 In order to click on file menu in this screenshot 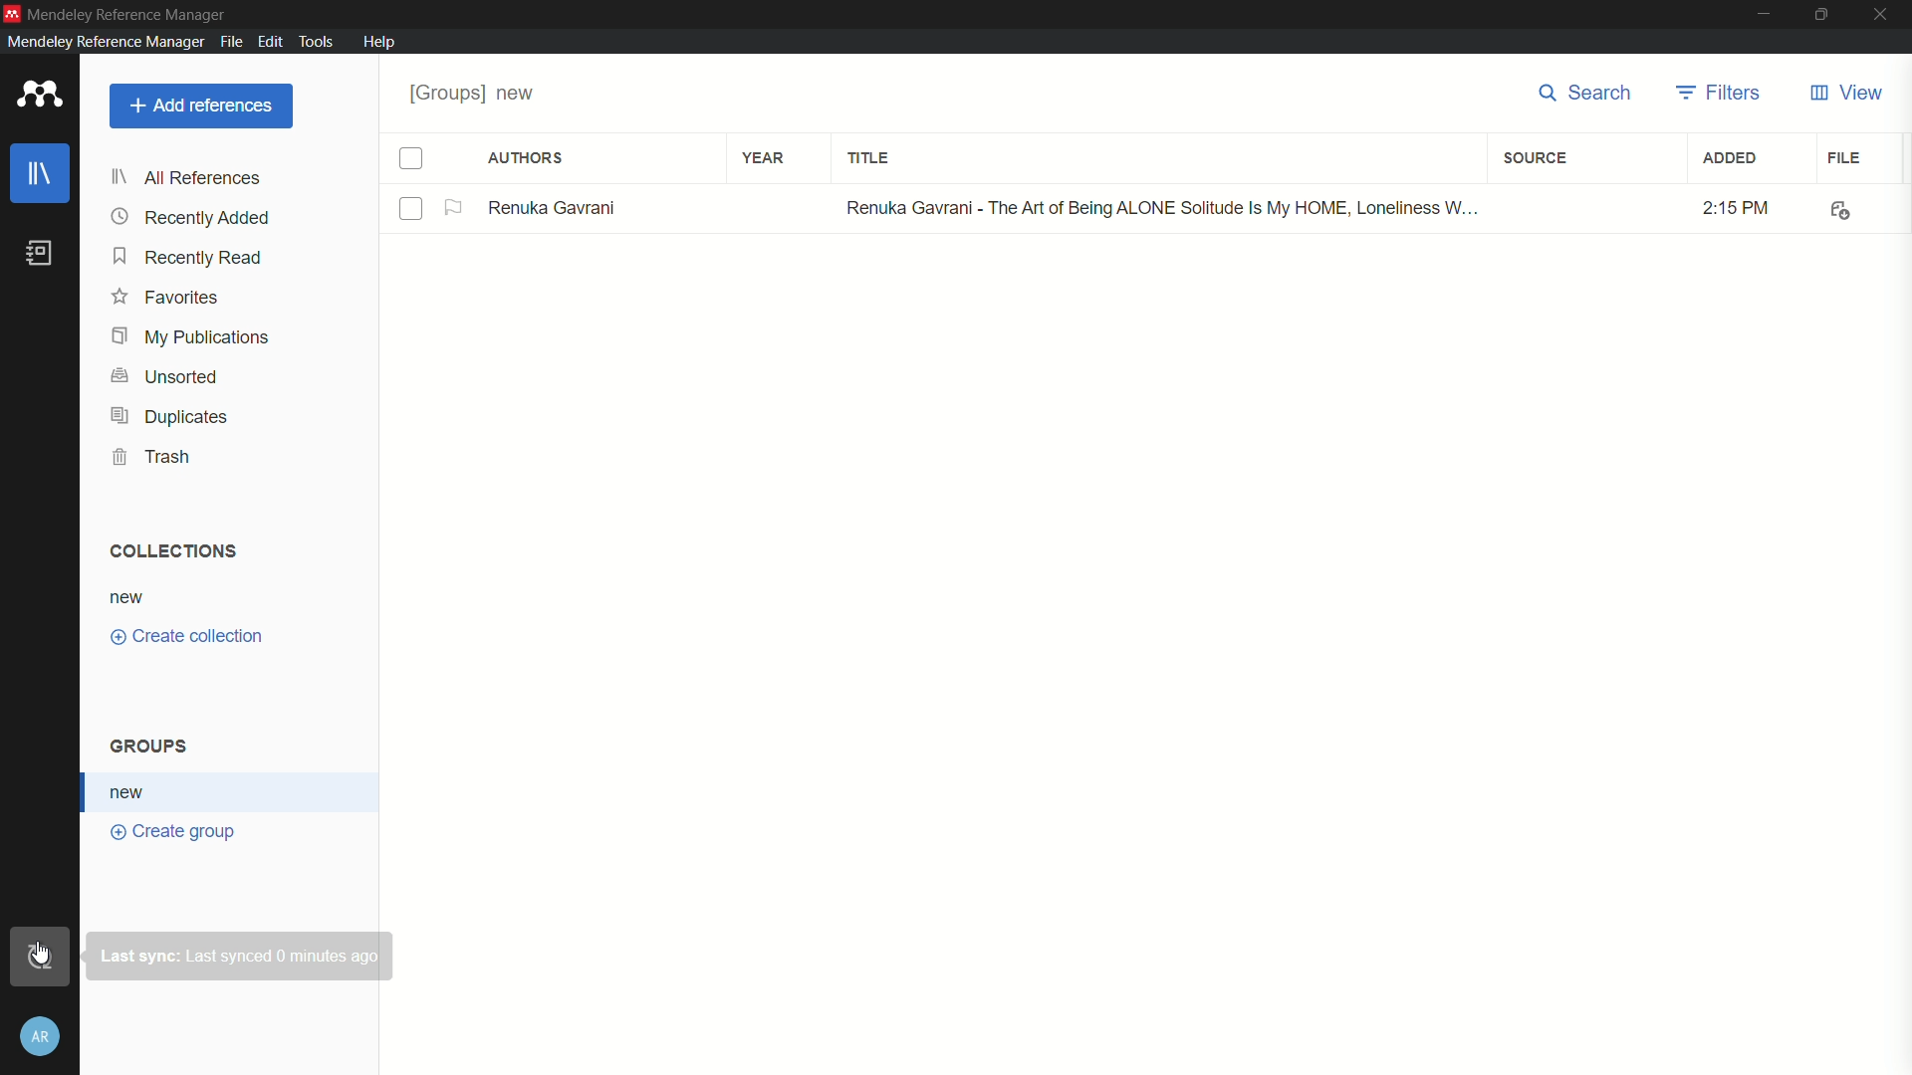, I will do `click(231, 42)`.